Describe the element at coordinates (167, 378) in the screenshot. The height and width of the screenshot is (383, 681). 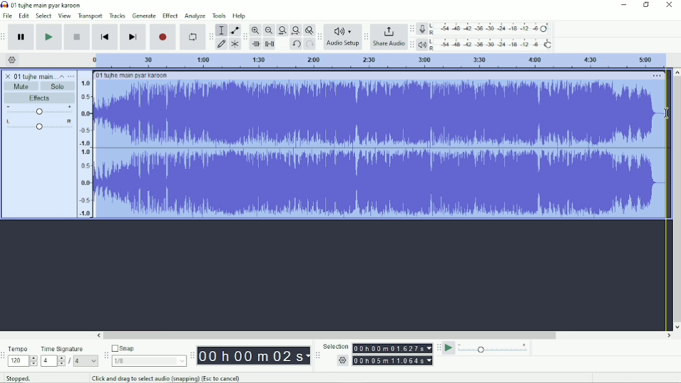
I see `Click and drag to select audio` at that location.